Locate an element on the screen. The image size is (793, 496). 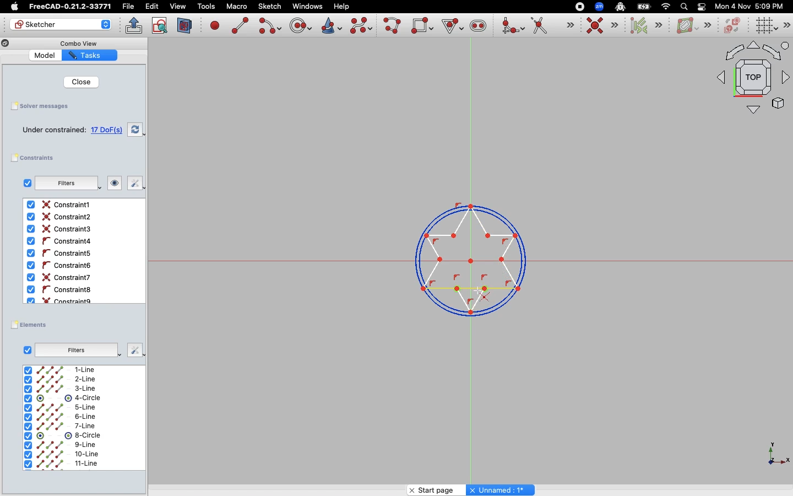
Create b-spline is located at coordinates (361, 25).